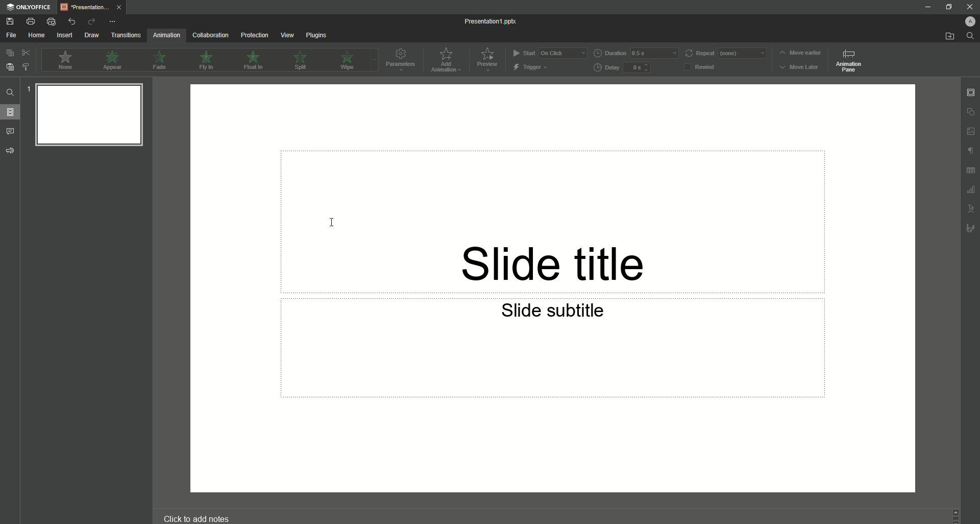  Describe the element at coordinates (205, 60) in the screenshot. I see `Fly In` at that location.